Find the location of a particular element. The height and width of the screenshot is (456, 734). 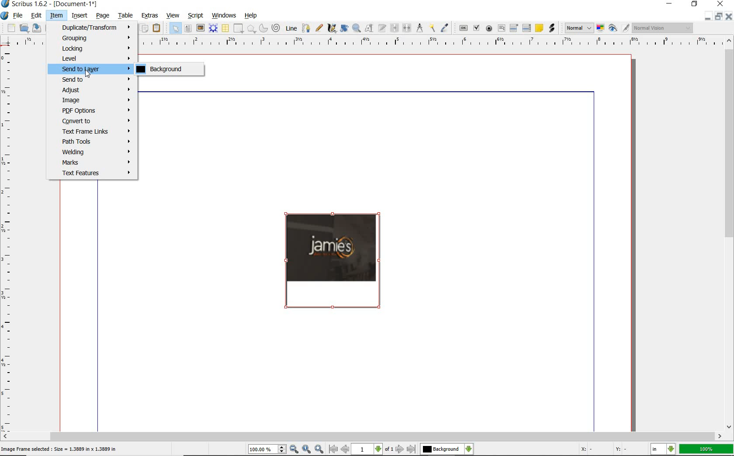

file is located at coordinates (20, 15).